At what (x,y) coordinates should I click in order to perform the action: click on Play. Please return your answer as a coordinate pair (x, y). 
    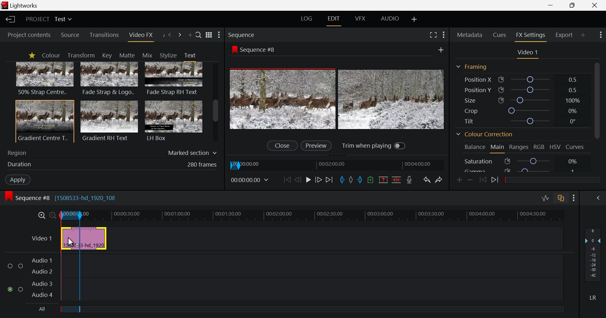
    Looking at the image, I should click on (308, 180).